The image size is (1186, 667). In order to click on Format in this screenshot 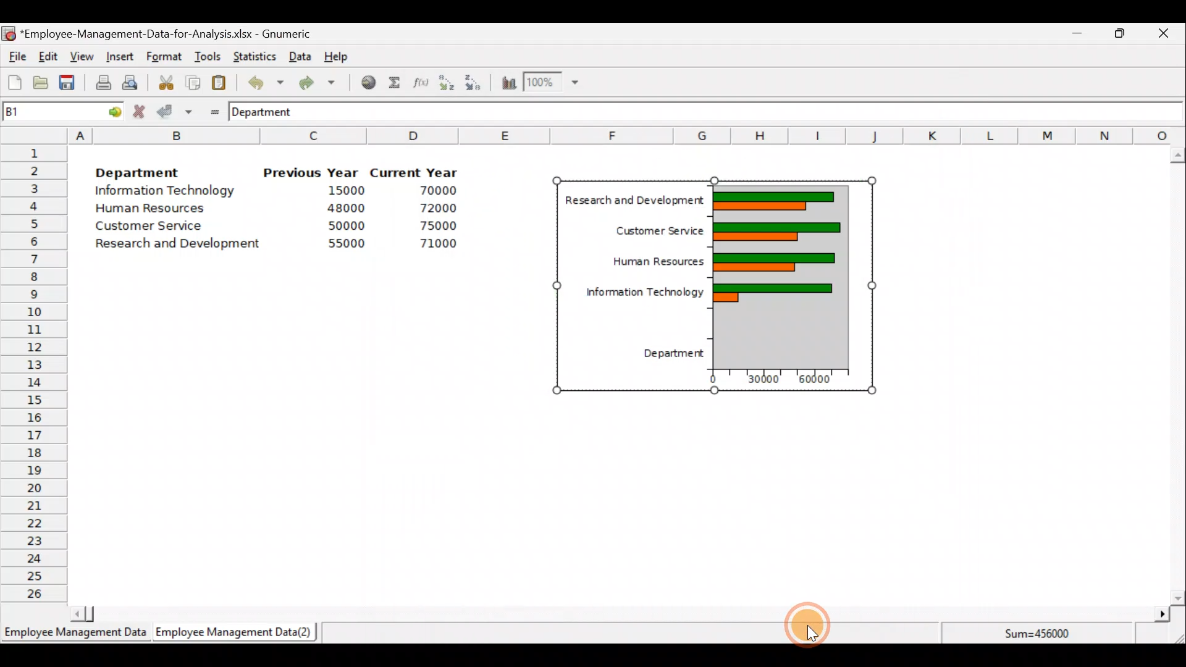, I will do `click(164, 57)`.